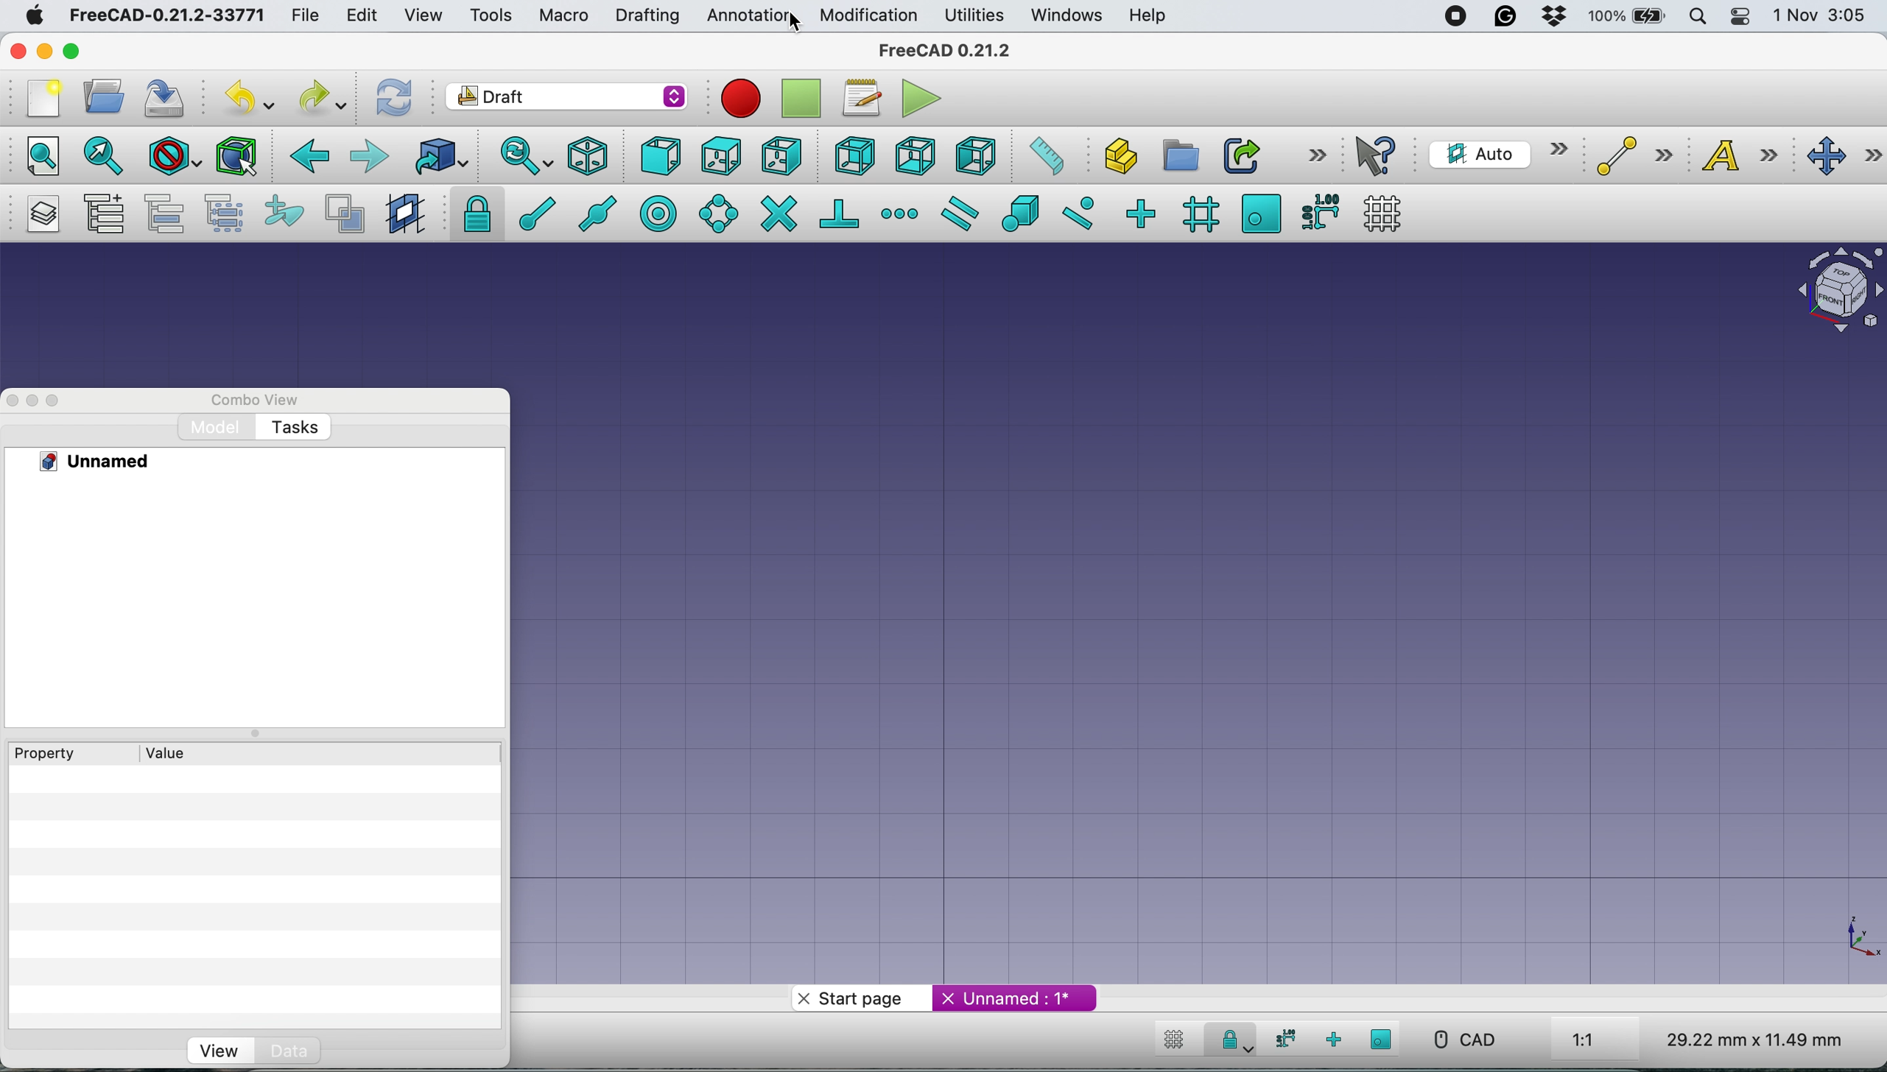  I want to click on create part, so click(1174, 156).